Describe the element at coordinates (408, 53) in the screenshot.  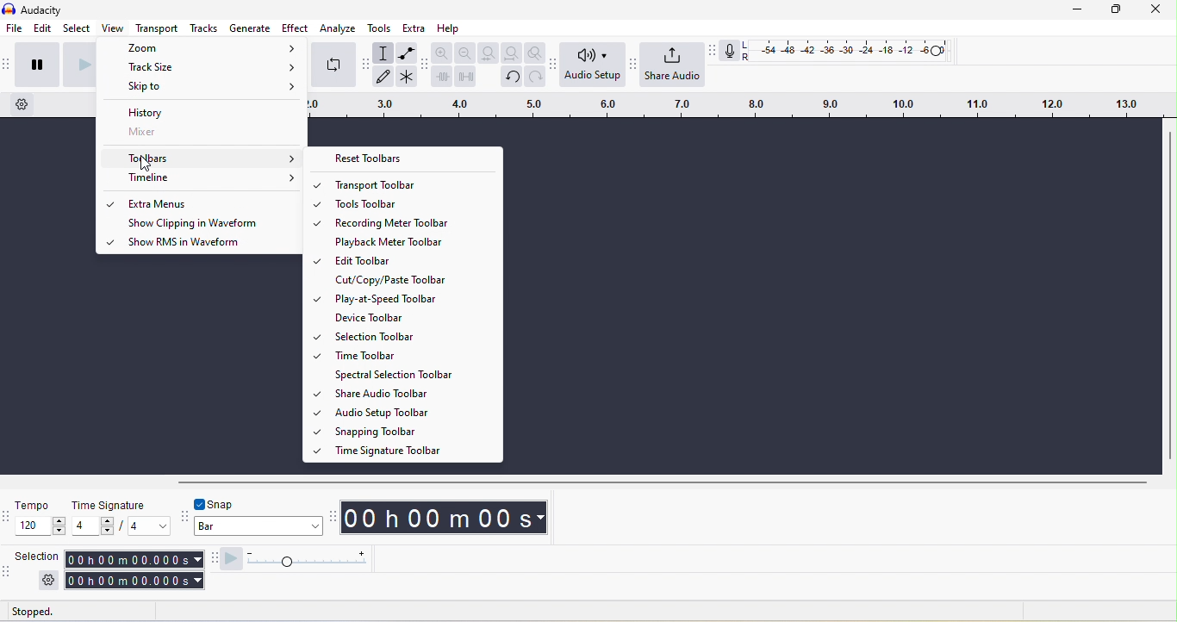
I see `envelop tool` at that location.